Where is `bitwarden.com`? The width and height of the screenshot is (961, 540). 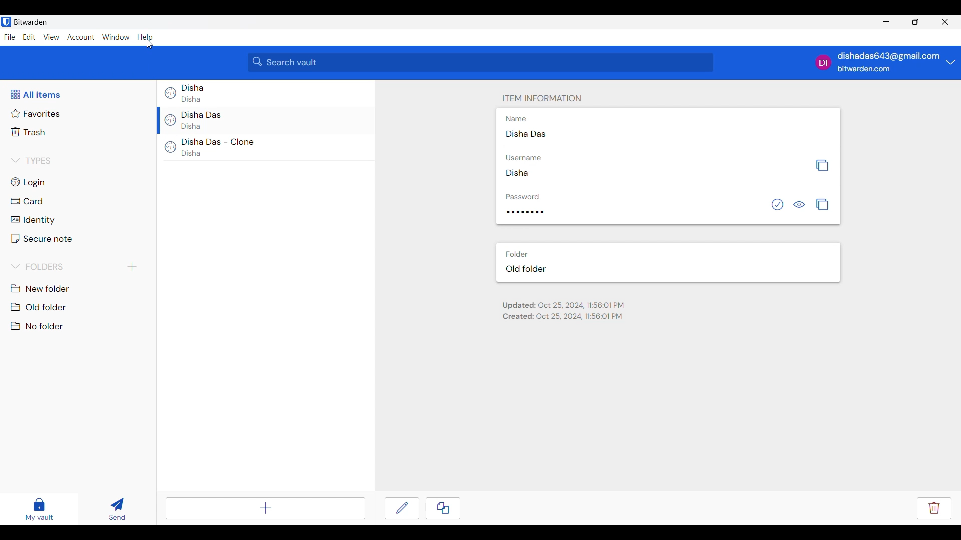
bitwarden.com is located at coordinates (864, 69).